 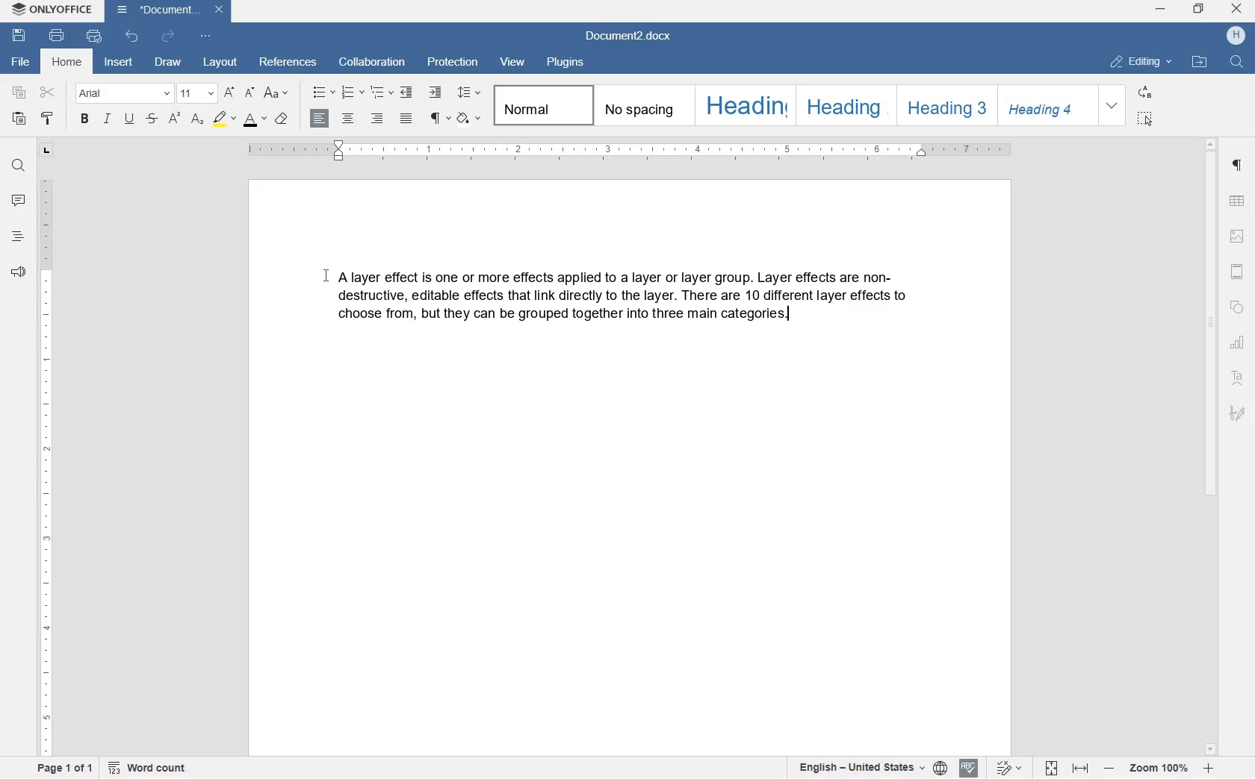 I want to click on restore, so click(x=1201, y=8).